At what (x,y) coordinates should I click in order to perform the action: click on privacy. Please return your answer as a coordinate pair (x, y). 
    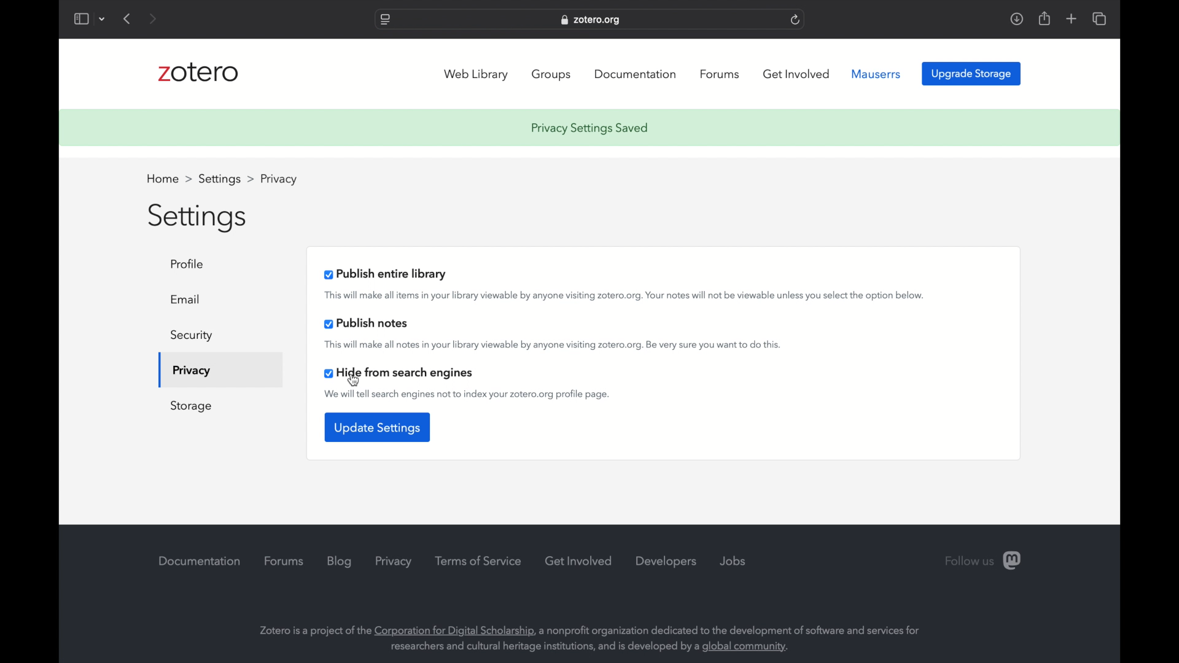
    Looking at the image, I should click on (395, 563).